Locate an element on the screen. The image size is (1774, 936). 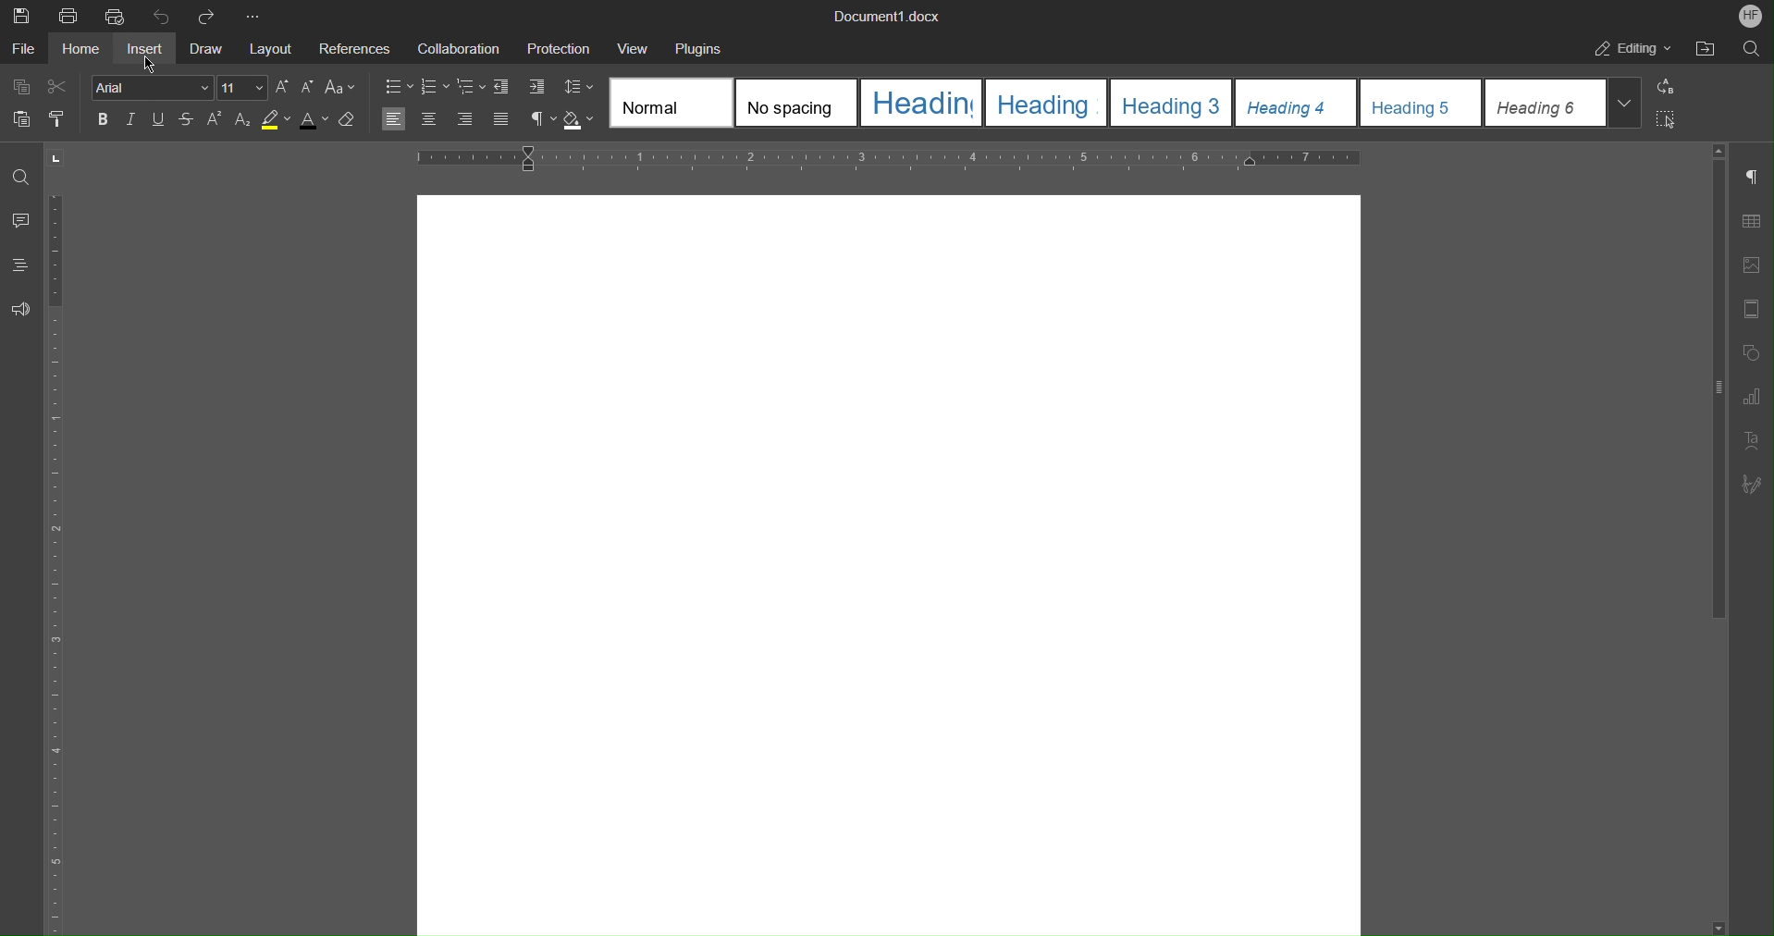
Select All is located at coordinates (1668, 119).